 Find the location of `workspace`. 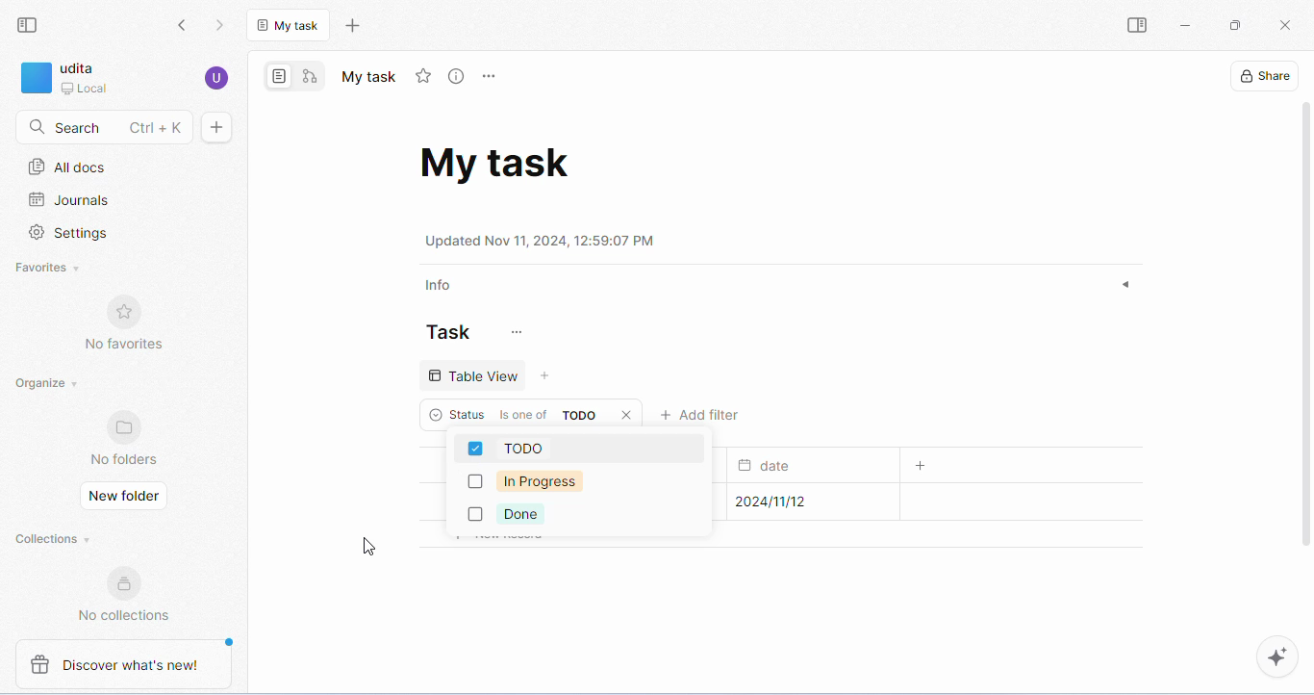

workspace is located at coordinates (64, 80).